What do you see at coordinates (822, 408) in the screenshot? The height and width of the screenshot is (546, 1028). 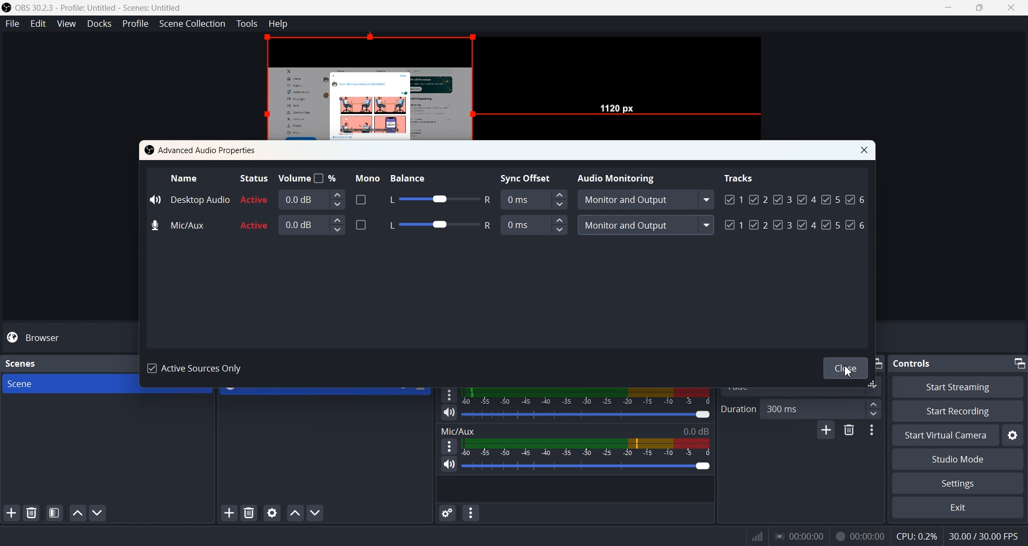 I see `300 ms` at bounding box center [822, 408].